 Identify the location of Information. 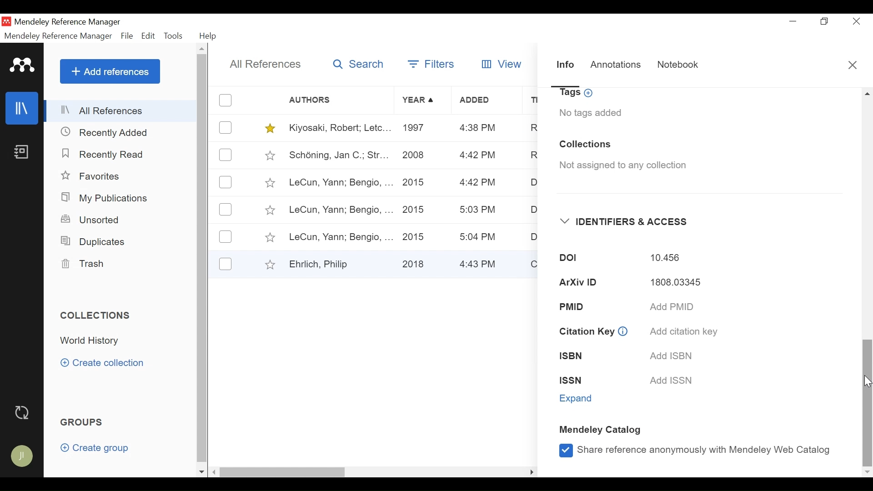
(623, 331).